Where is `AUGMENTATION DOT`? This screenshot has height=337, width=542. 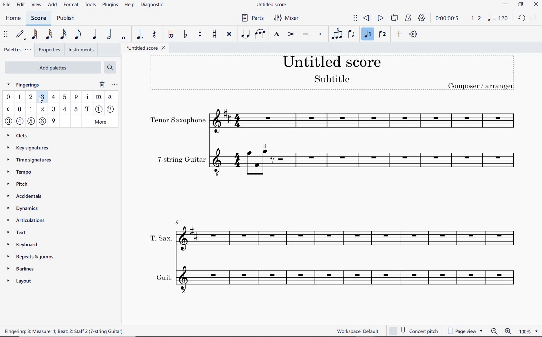 AUGMENTATION DOT is located at coordinates (140, 35).